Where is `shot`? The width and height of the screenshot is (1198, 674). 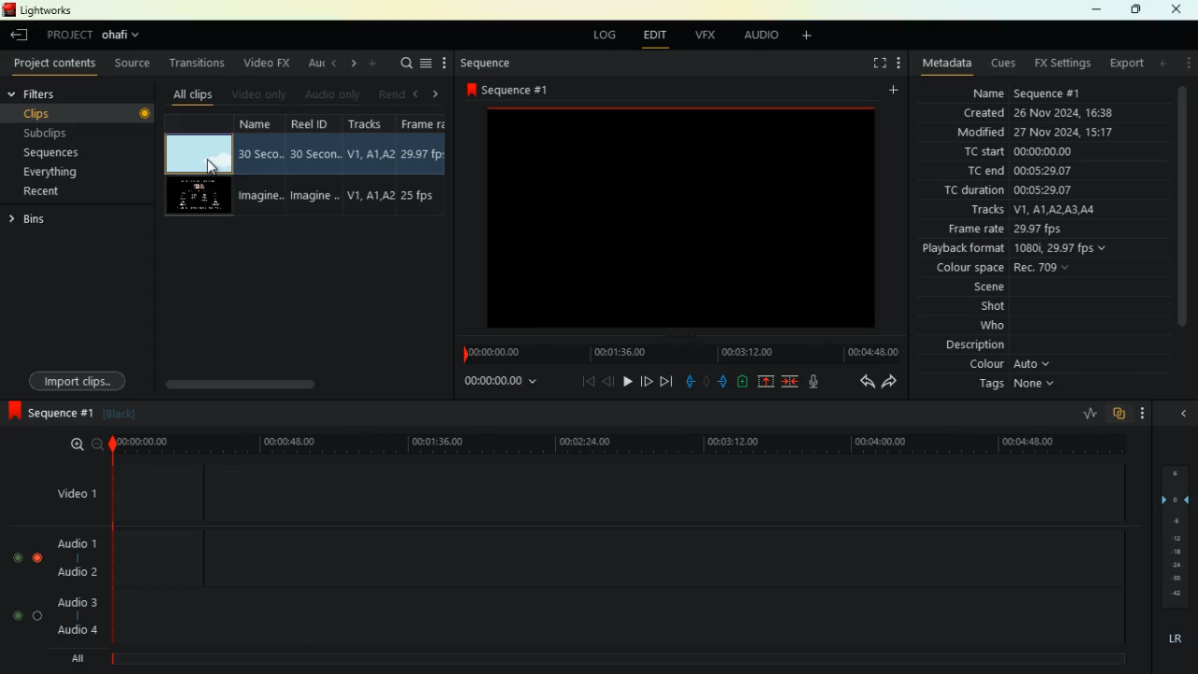 shot is located at coordinates (994, 308).